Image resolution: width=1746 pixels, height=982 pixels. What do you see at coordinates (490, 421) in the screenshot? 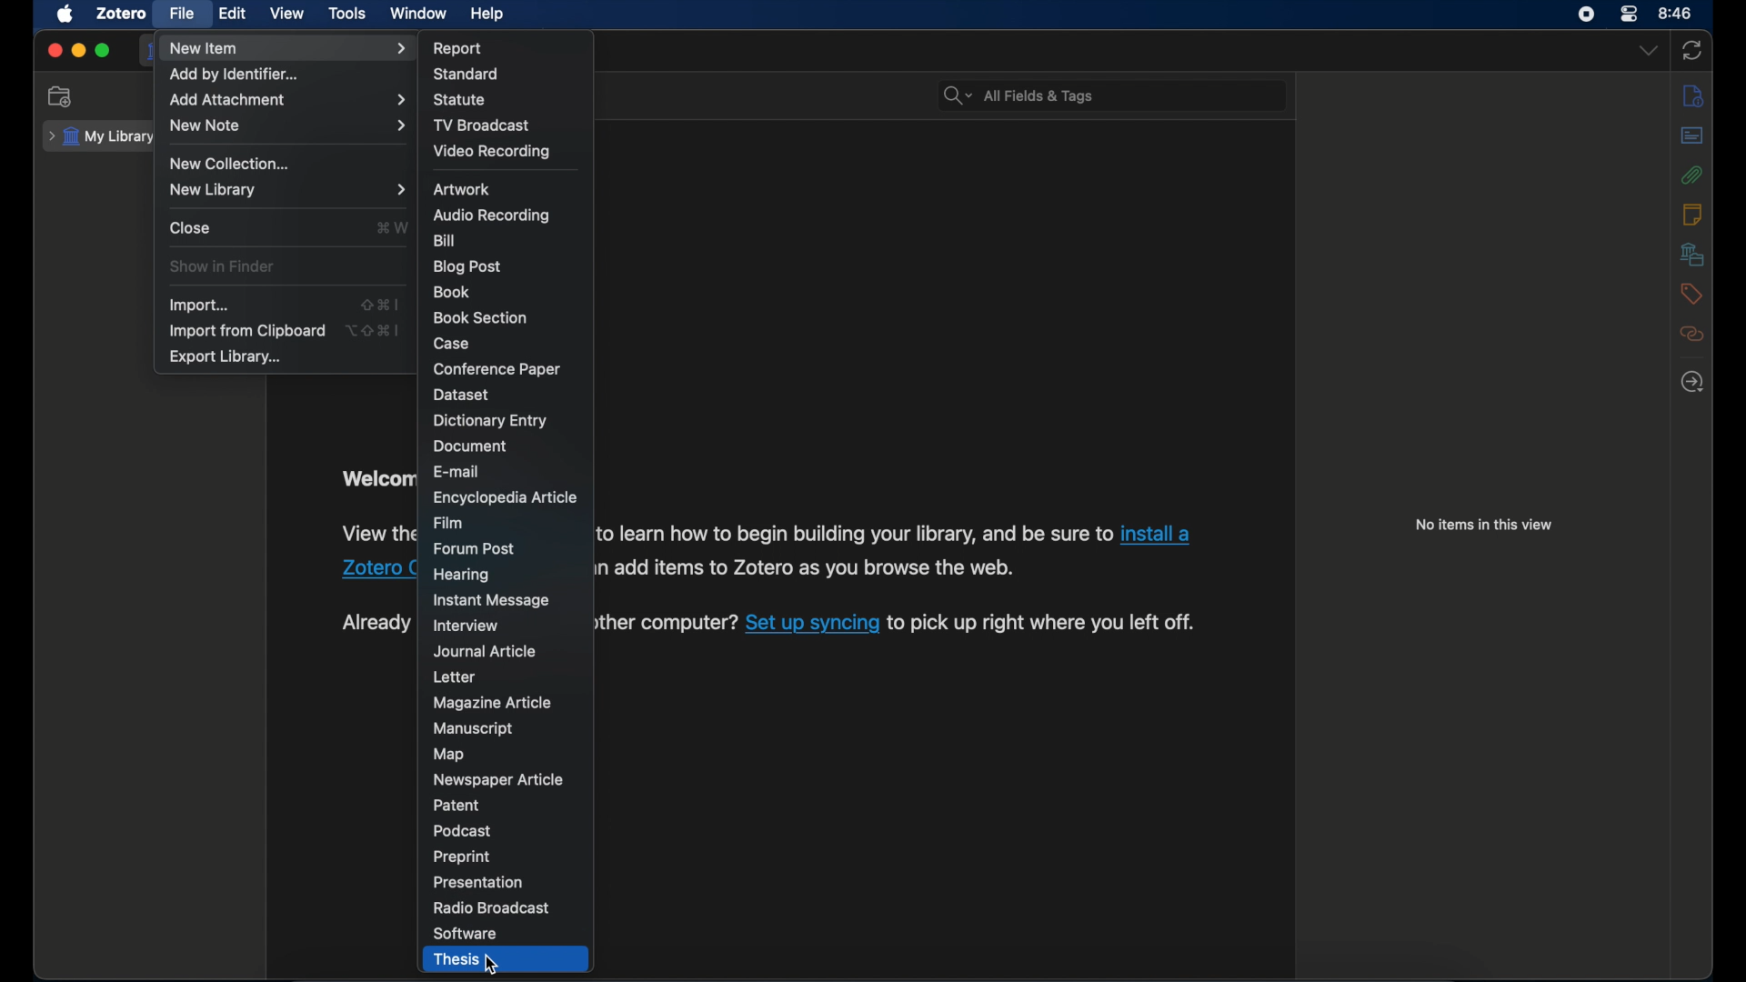
I see `dictionary entry` at bounding box center [490, 421].